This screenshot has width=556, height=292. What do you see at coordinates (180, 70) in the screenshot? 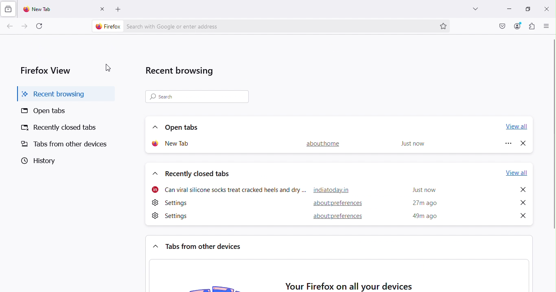
I see `Recent browsing` at bounding box center [180, 70].